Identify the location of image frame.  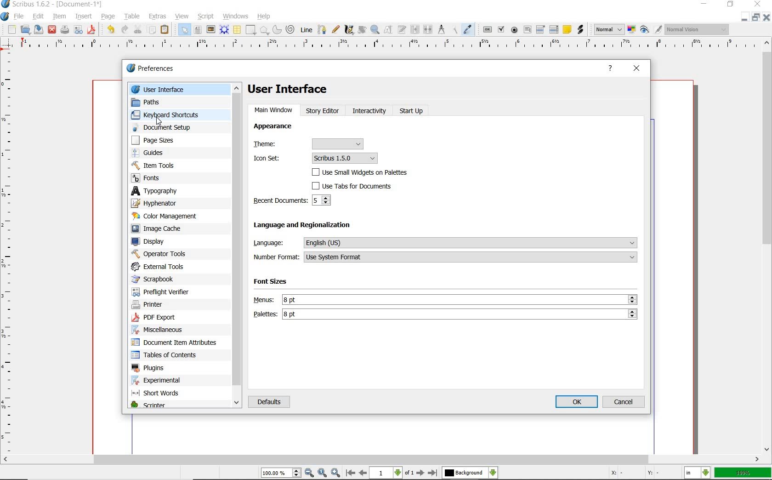
(211, 30).